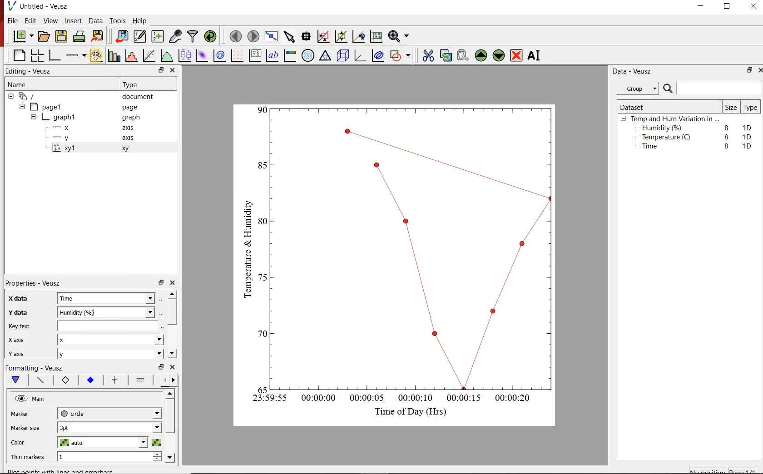 Image resolution: width=763 pixels, height=474 pixels. What do you see at coordinates (168, 57) in the screenshot?
I see `plot a function` at bounding box center [168, 57].